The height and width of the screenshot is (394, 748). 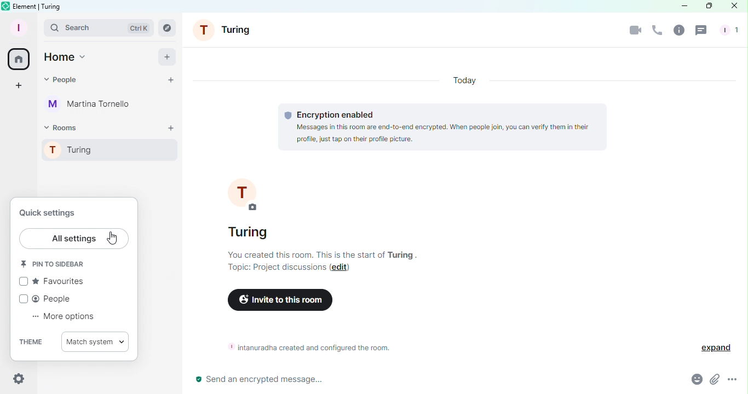 I want to click on People, so click(x=727, y=31).